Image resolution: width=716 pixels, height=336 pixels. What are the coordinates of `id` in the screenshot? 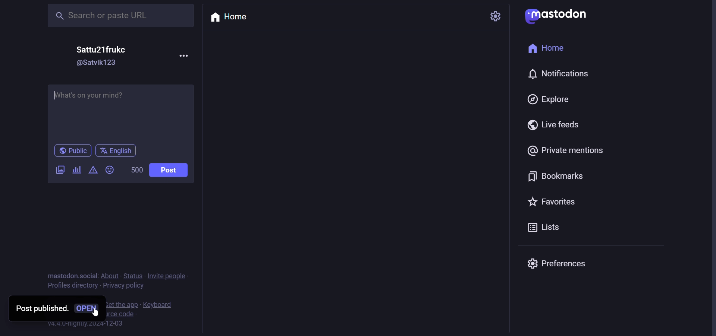 It's located at (97, 64).